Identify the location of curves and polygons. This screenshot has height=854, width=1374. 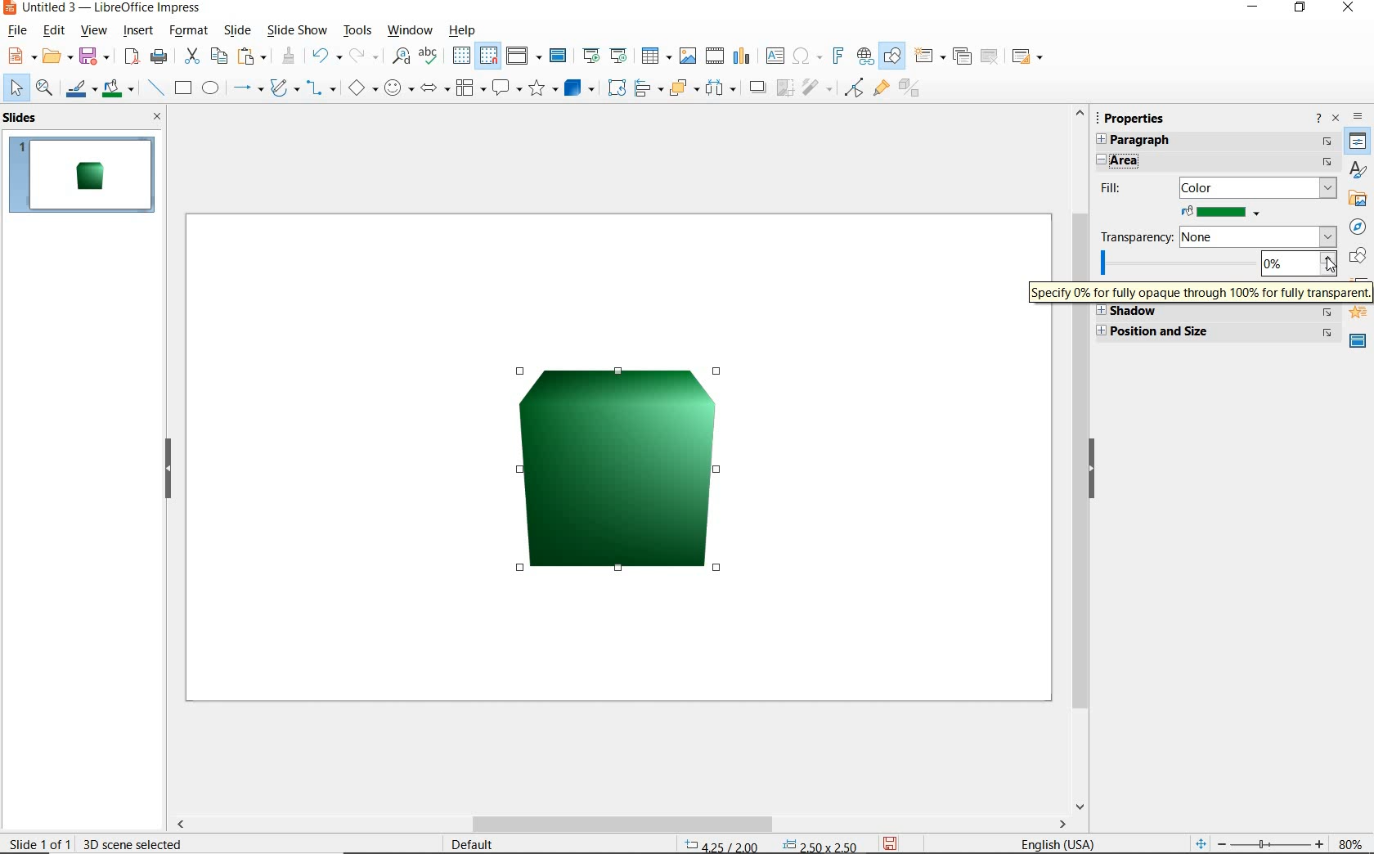
(285, 89).